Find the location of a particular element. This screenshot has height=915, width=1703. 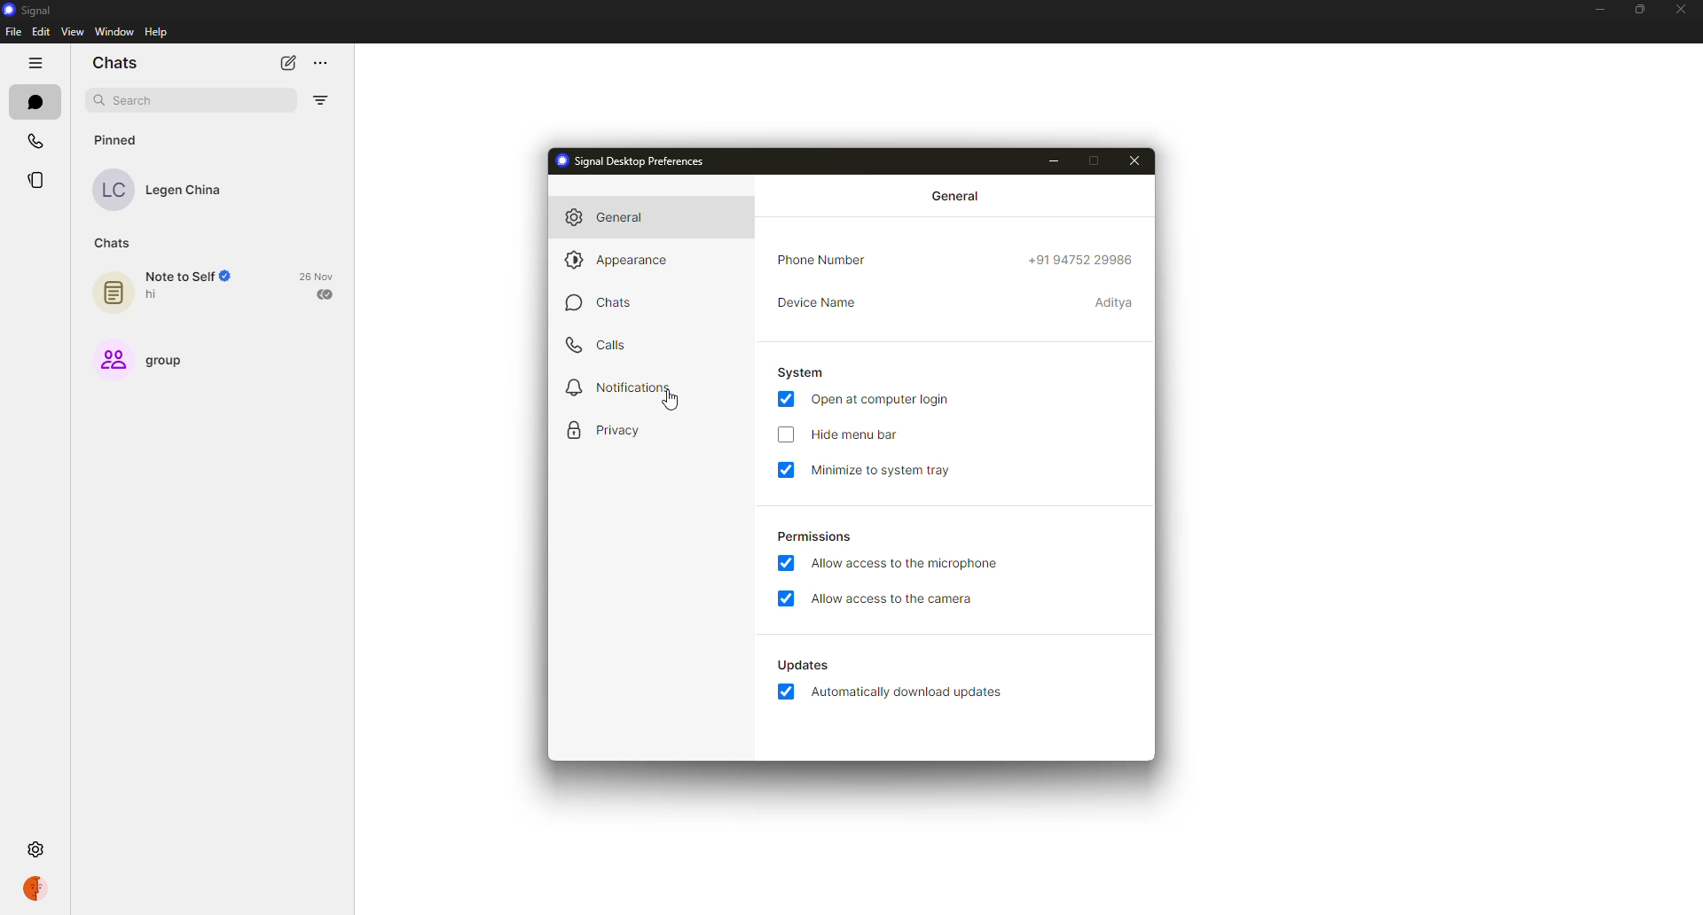

minimize is located at coordinates (1059, 159).